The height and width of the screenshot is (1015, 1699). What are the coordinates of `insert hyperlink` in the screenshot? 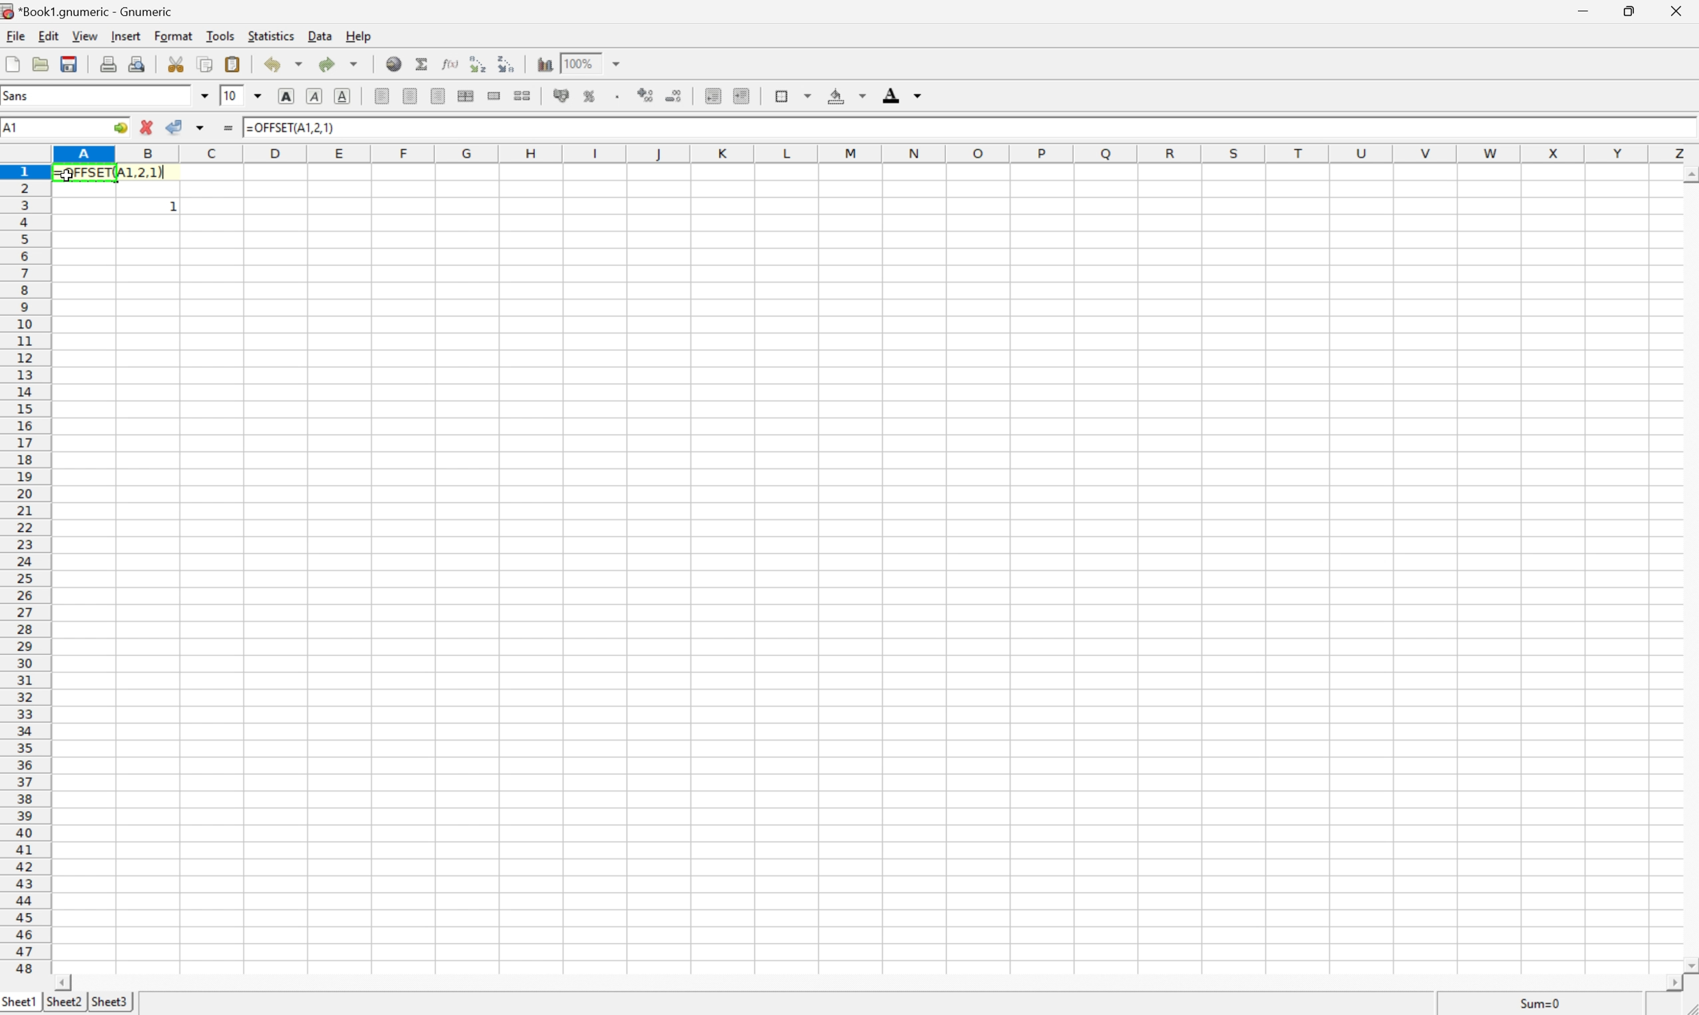 It's located at (392, 64).